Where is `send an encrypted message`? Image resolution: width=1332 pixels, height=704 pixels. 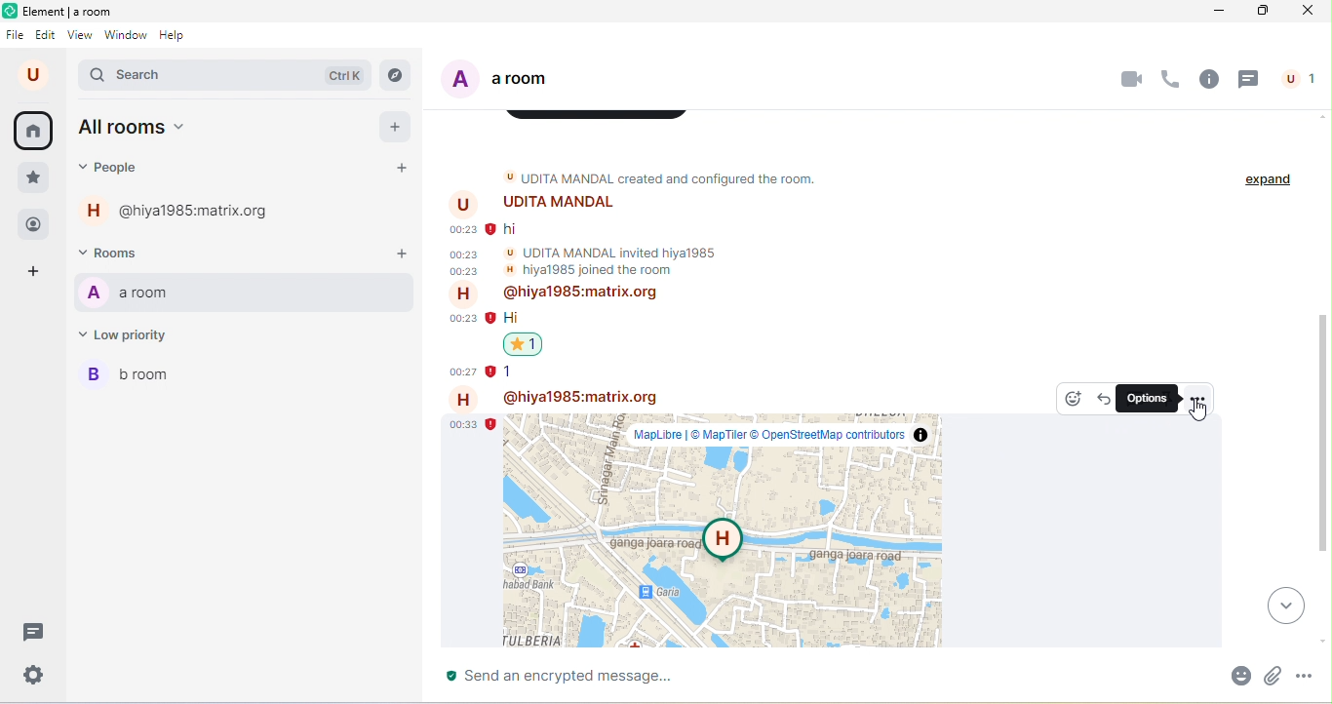 send an encrypted message is located at coordinates (823, 676).